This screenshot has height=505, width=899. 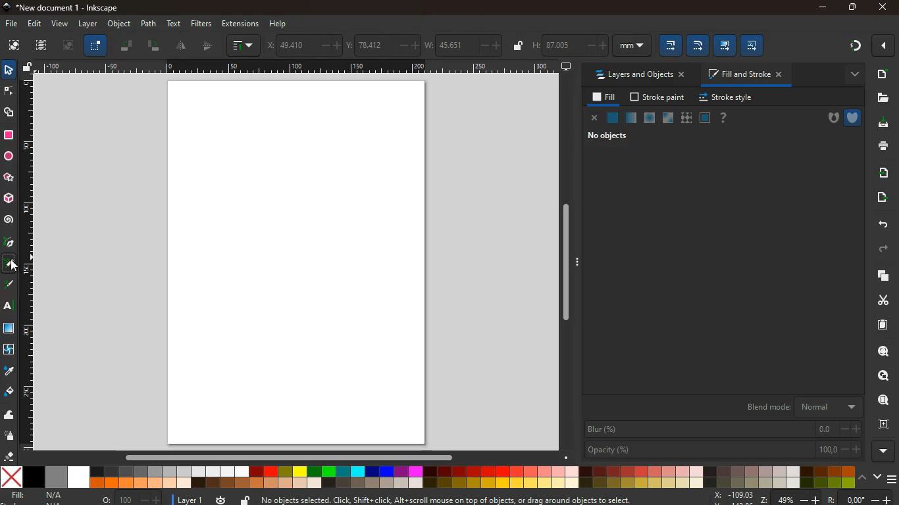 What do you see at coordinates (240, 24) in the screenshot?
I see `extensions` at bounding box center [240, 24].